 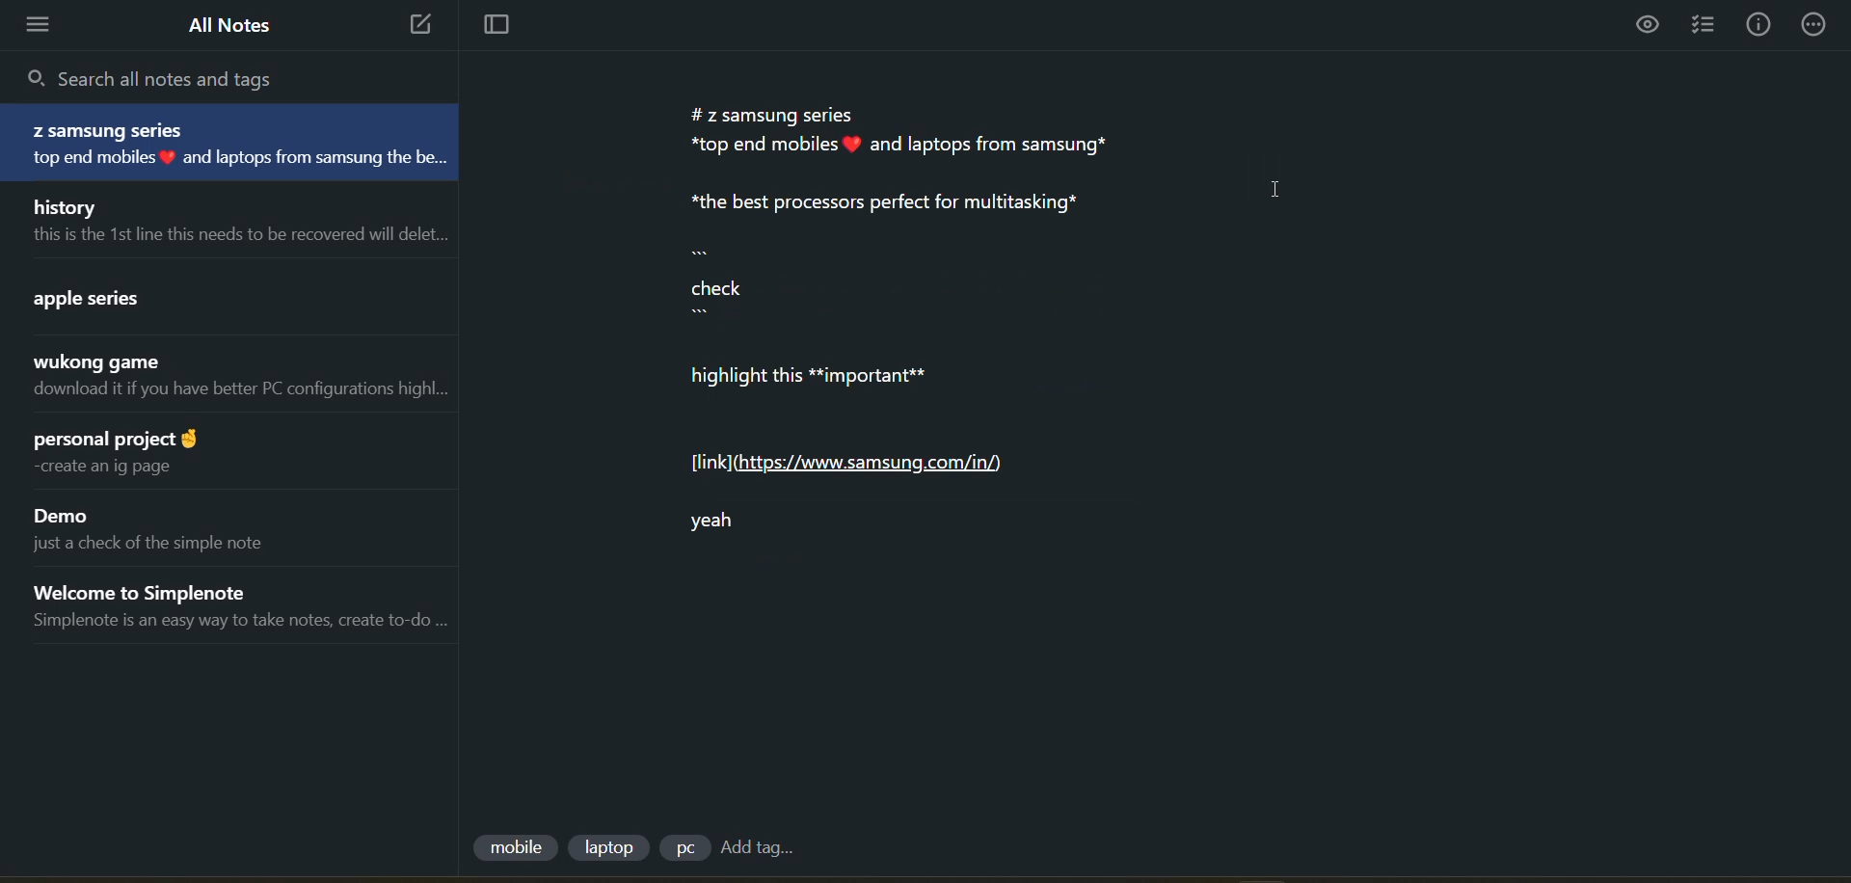 I want to click on menu, so click(x=44, y=25).